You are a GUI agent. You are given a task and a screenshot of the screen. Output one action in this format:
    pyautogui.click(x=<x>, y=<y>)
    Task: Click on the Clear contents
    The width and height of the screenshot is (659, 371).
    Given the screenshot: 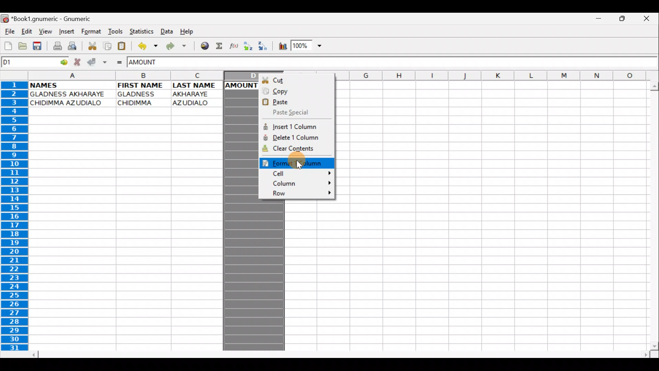 What is the action you would take?
    pyautogui.click(x=296, y=149)
    